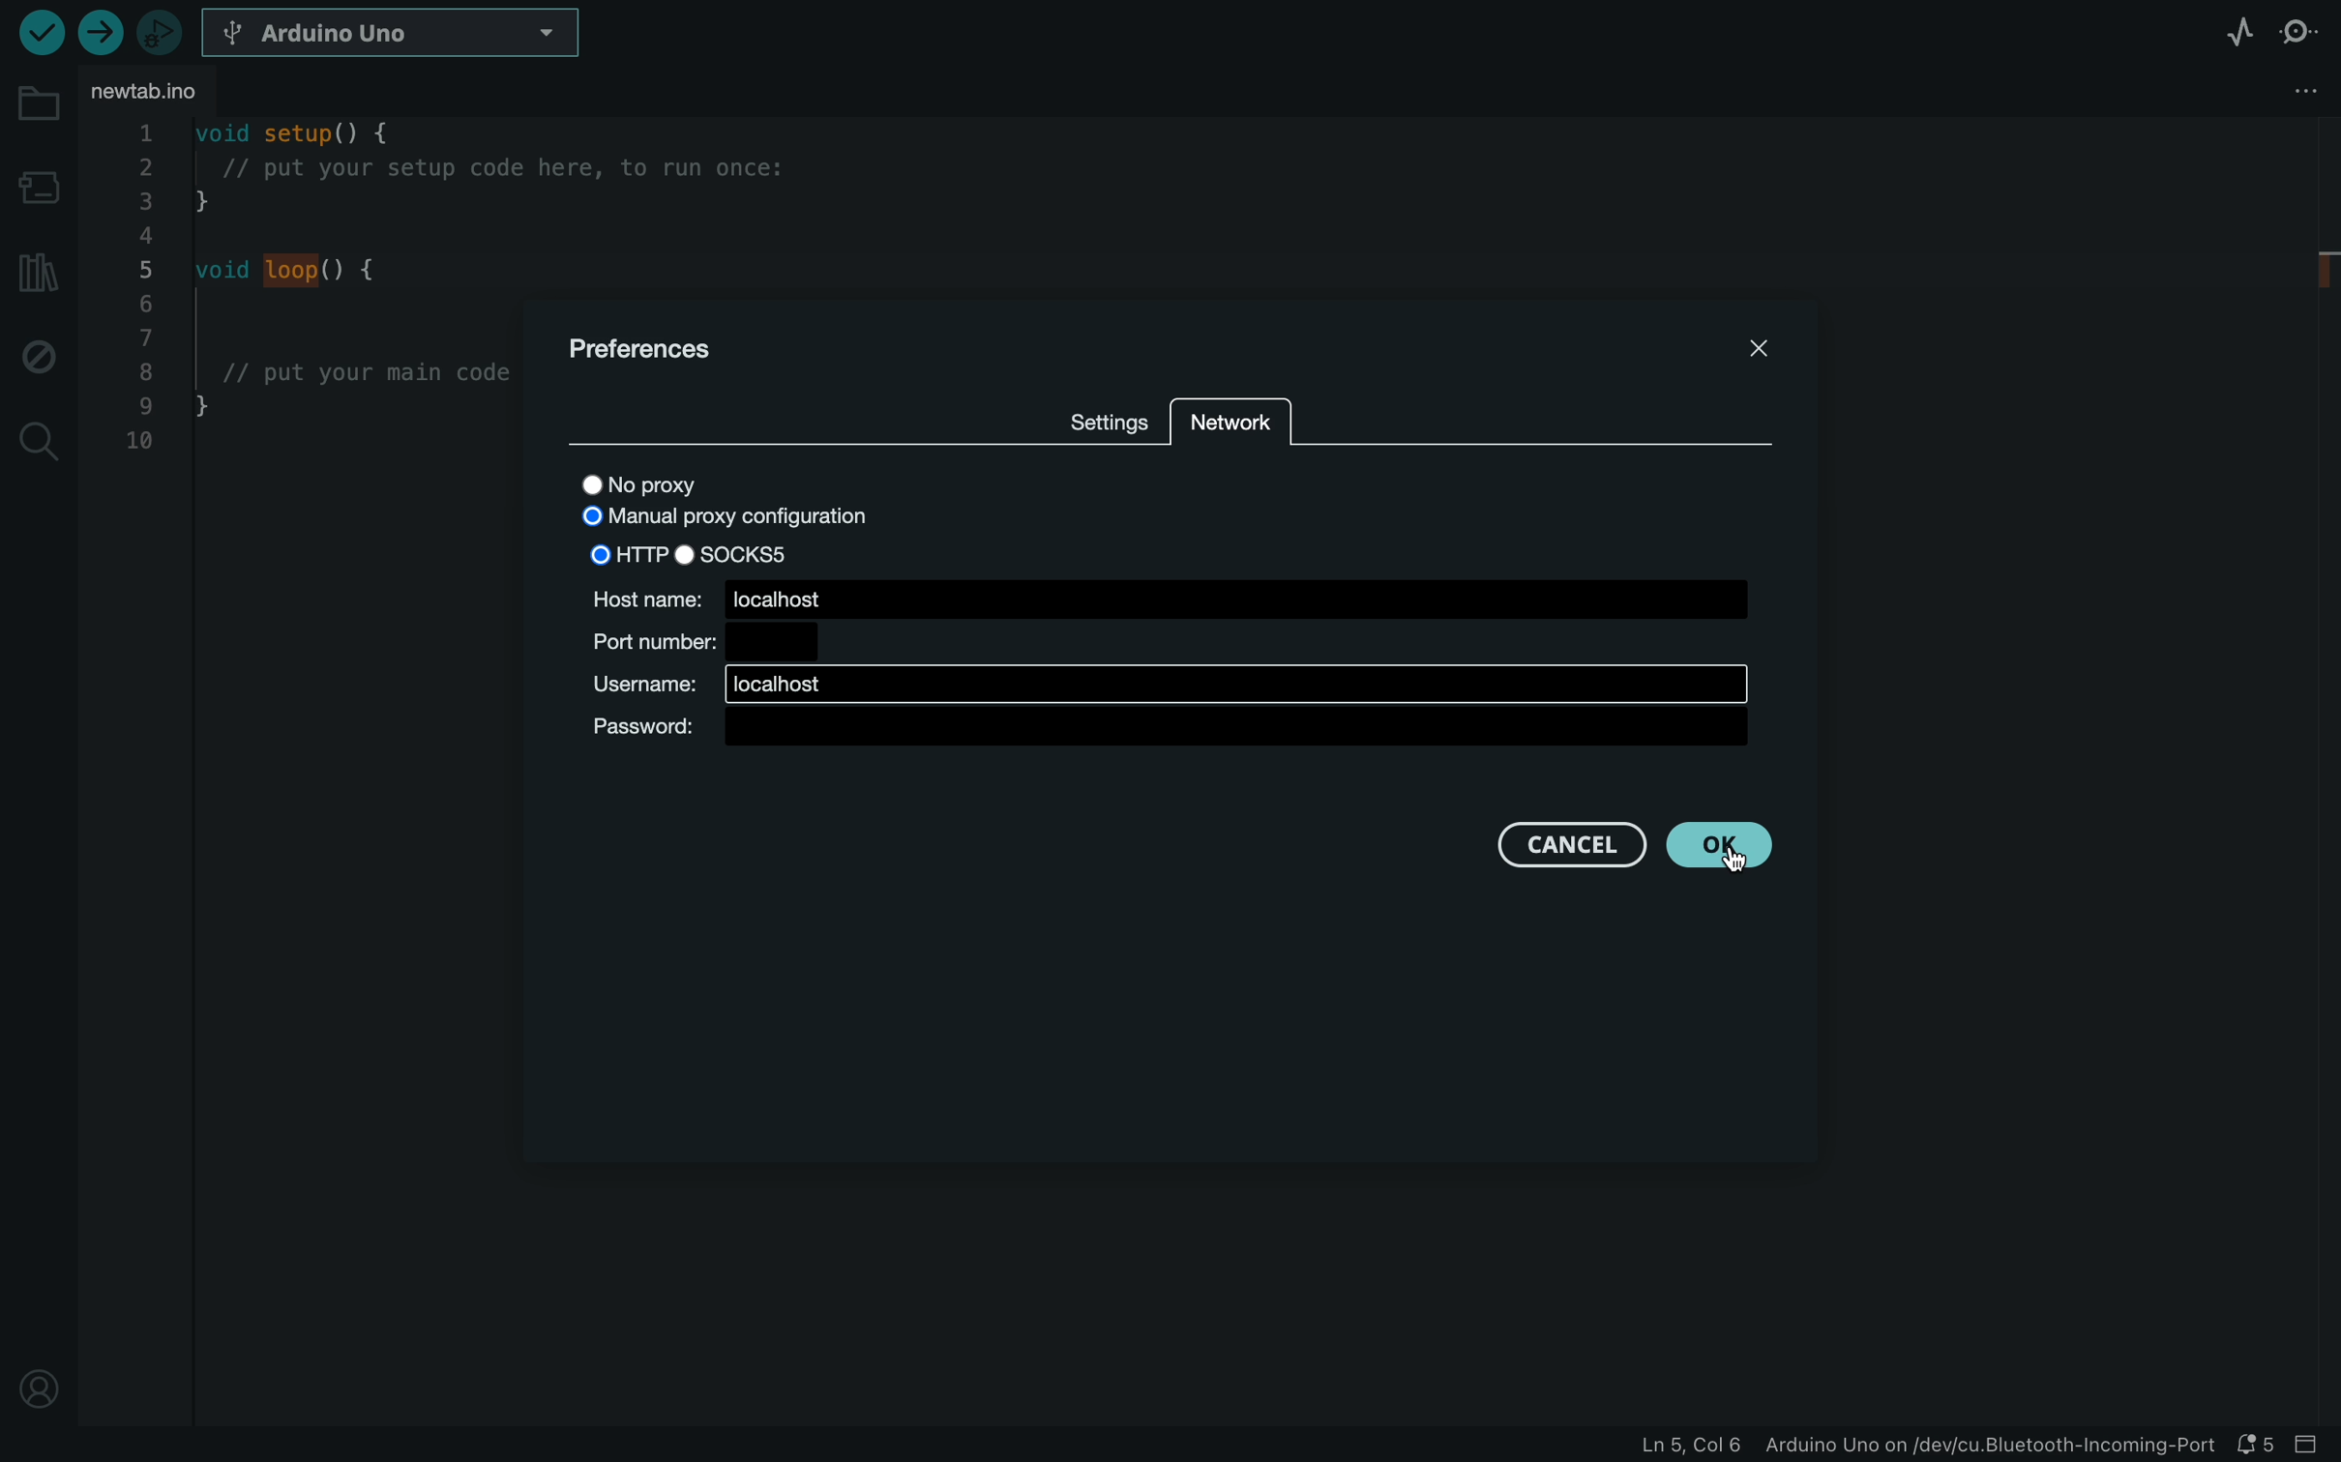  I want to click on board selecter, so click(396, 34).